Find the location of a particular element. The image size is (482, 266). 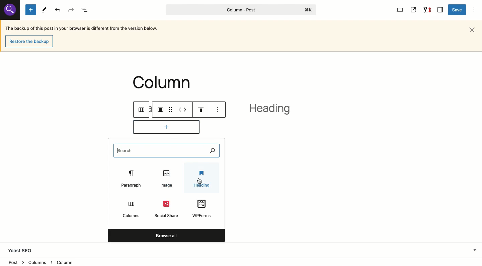

Column layout is located at coordinates (161, 109).